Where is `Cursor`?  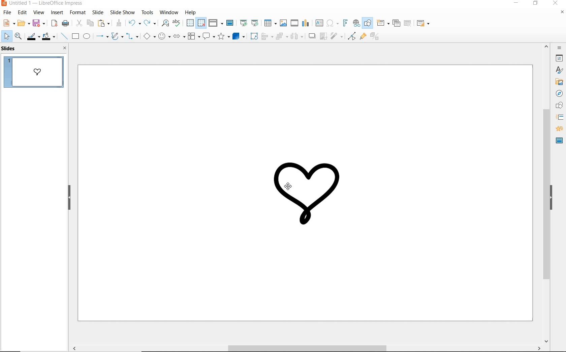 Cursor is located at coordinates (290, 186).